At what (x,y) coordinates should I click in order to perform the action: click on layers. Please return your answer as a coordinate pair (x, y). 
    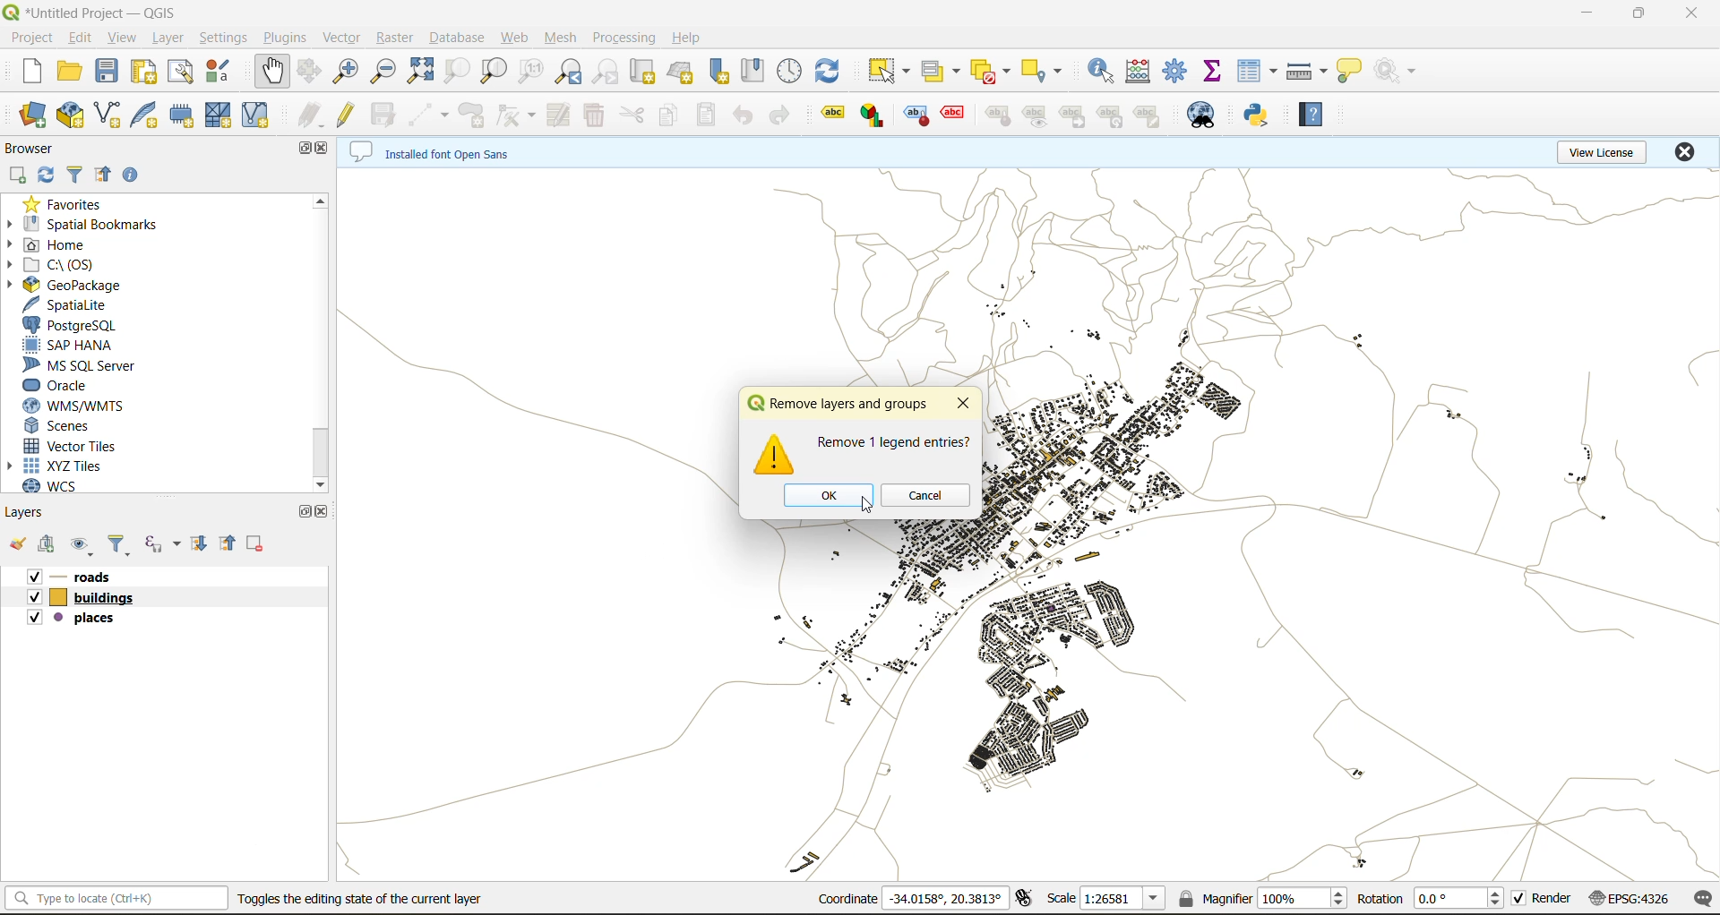
    Looking at the image, I should click on (38, 513).